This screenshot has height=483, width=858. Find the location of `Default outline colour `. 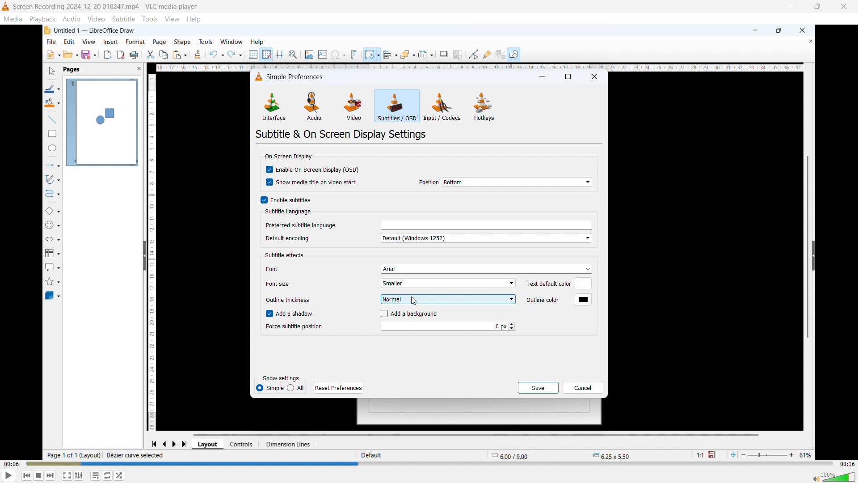

Default outline colour  is located at coordinates (583, 300).